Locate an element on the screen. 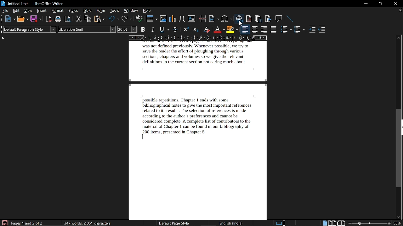 Image resolution: width=403 pixels, height=226 pixels. increase indent is located at coordinates (312, 30).